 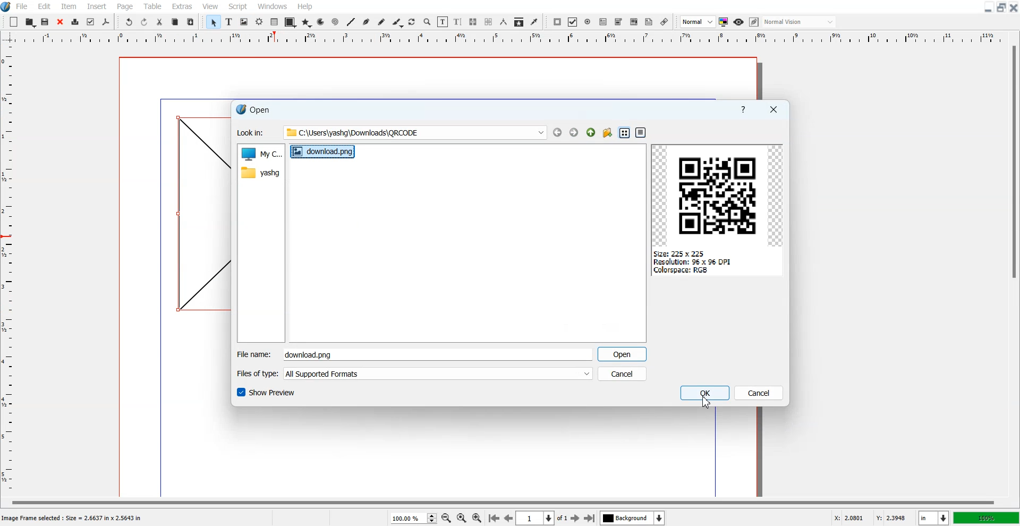 I want to click on GO to Forward, so click(x=574, y=132).